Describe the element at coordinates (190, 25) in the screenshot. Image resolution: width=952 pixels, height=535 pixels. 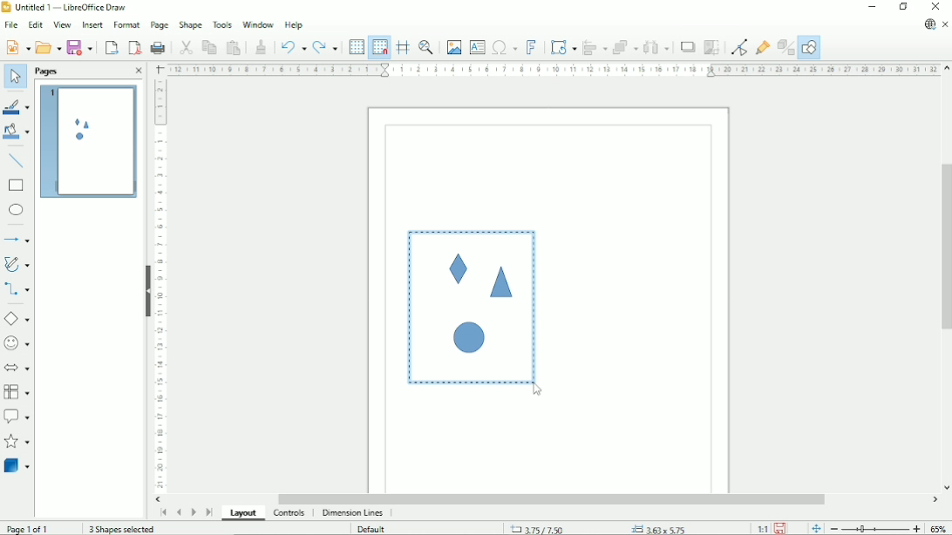
I see `Shape` at that location.